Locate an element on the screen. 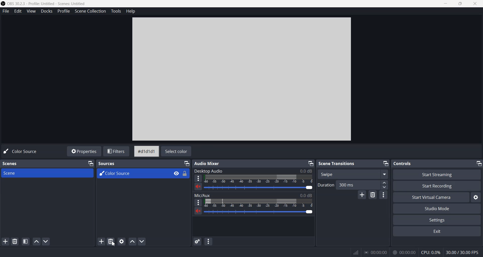 This screenshot has height=257, width=483. Duration is located at coordinates (326, 184).